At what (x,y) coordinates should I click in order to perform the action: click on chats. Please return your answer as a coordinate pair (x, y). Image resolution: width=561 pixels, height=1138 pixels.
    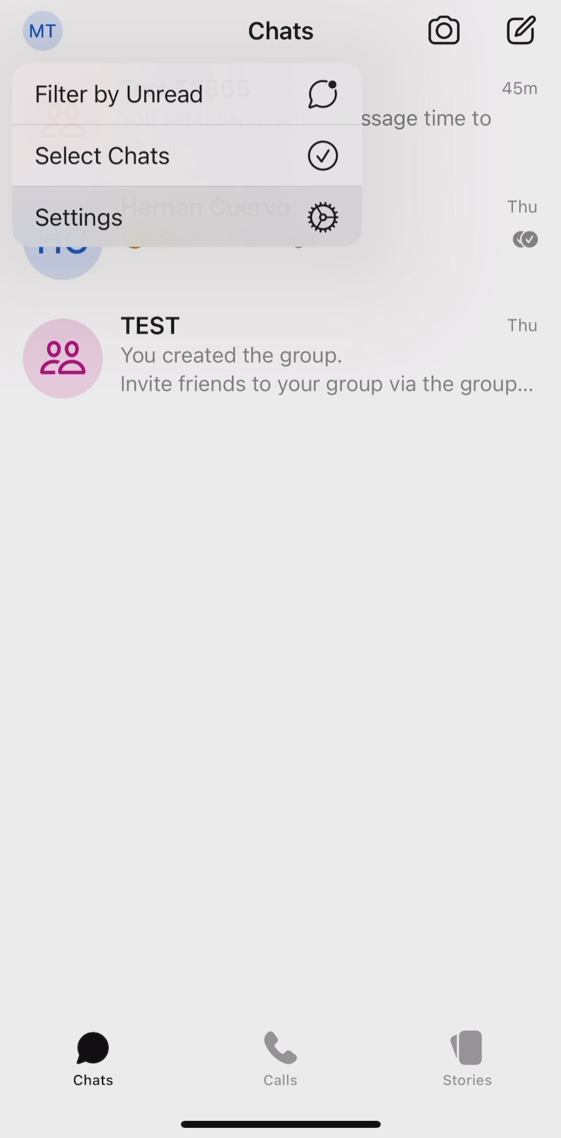
    Looking at the image, I should click on (93, 1058).